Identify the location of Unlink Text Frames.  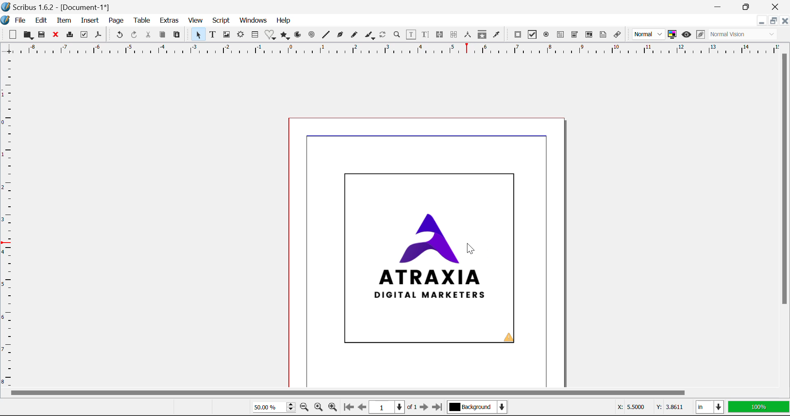
(455, 34).